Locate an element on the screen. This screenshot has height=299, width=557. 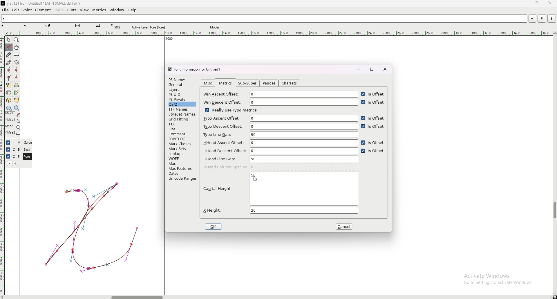
remove layer is located at coordinates (9, 163).